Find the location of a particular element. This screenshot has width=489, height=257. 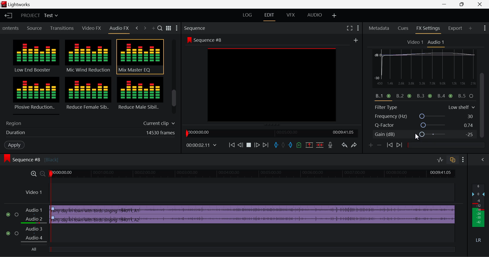

Go Back is located at coordinates (240, 145).